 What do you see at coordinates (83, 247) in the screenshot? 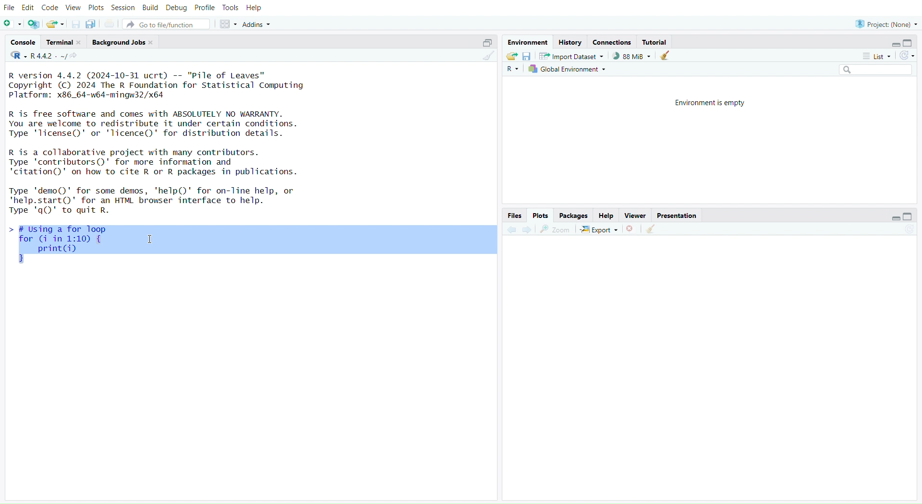
I see `> # Using a for loop for (i in 1:10) { print(i)}` at bounding box center [83, 247].